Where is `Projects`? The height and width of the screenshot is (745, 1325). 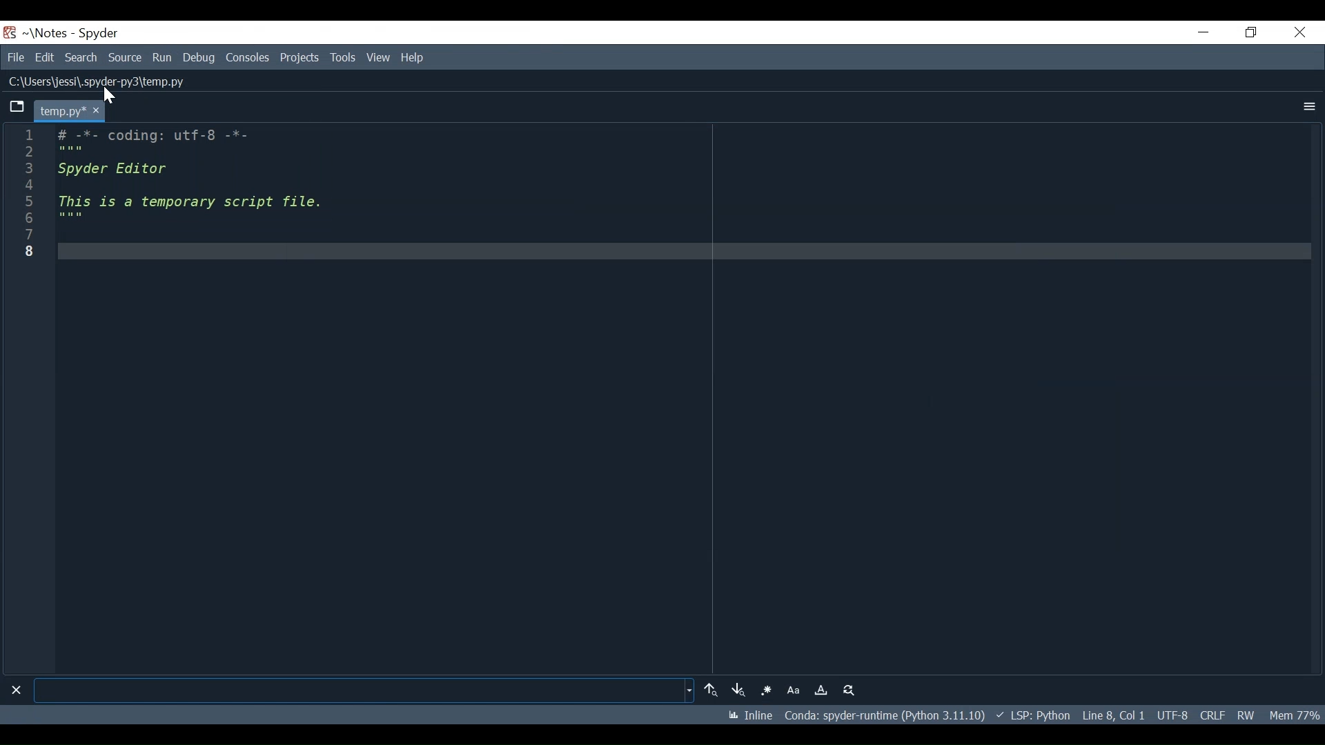 Projects is located at coordinates (300, 59).